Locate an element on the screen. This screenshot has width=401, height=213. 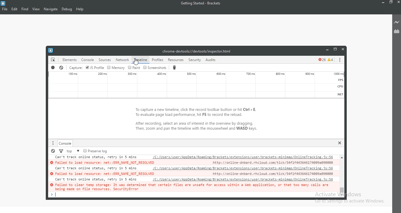
Close is located at coordinates (398, 2).